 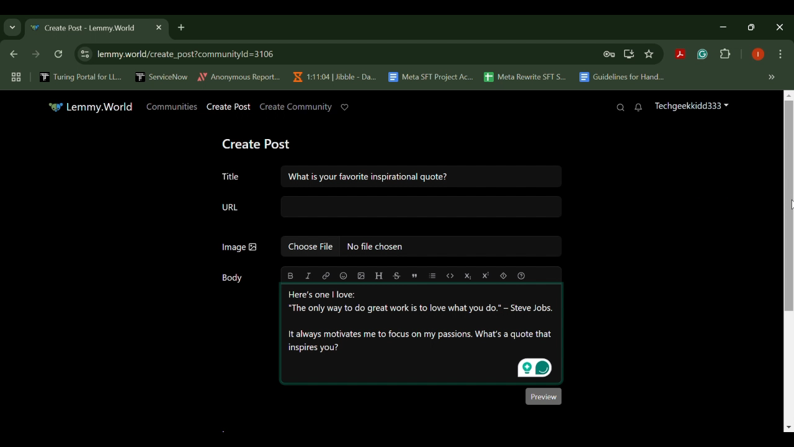 What do you see at coordinates (334, 77) in the screenshot?
I see `1:11:04 | Jibble - Da...` at bounding box center [334, 77].